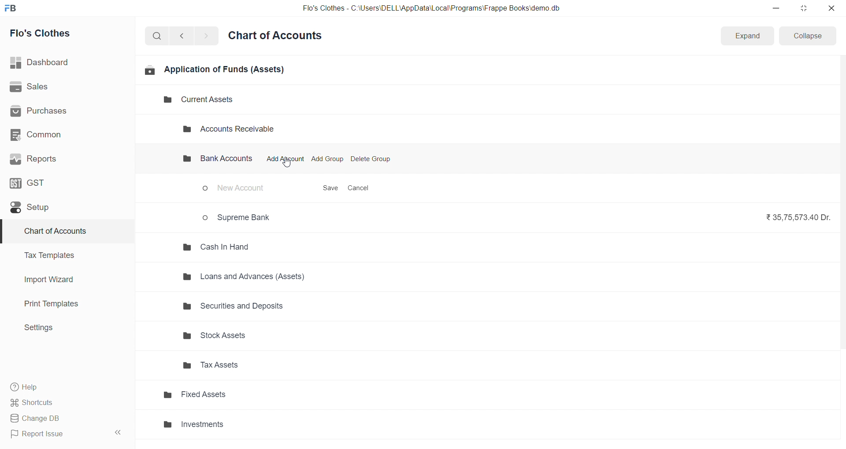 The image size is (846, 449). Describe the element at coordinates (62, 134) in the screenshot. I see `Common` at that location.